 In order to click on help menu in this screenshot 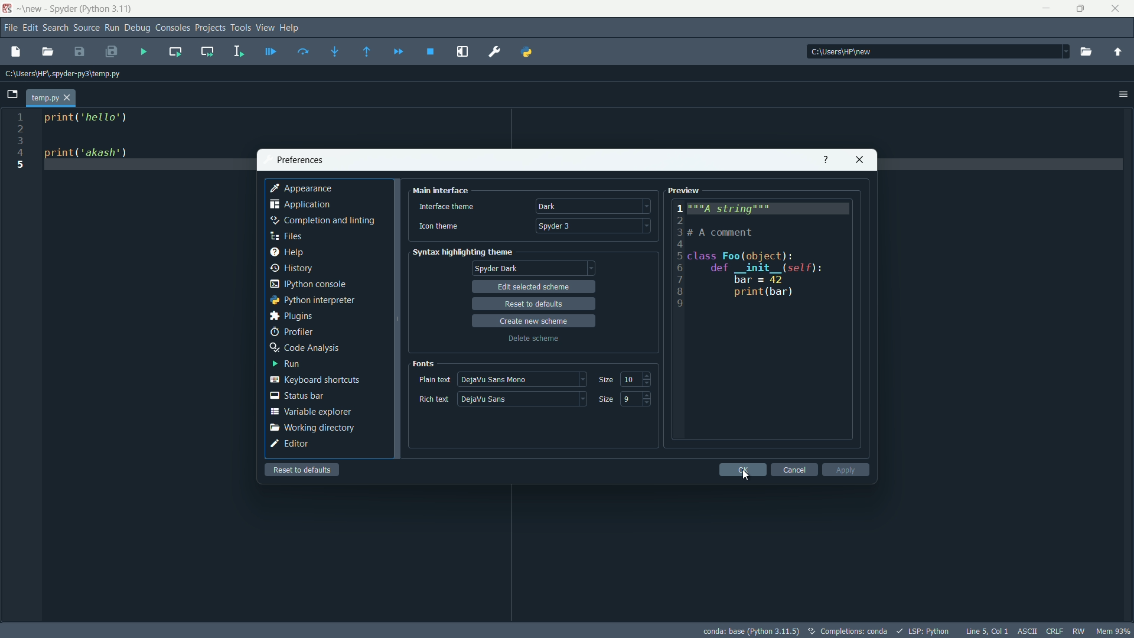, I will do `click(292, 27)`.